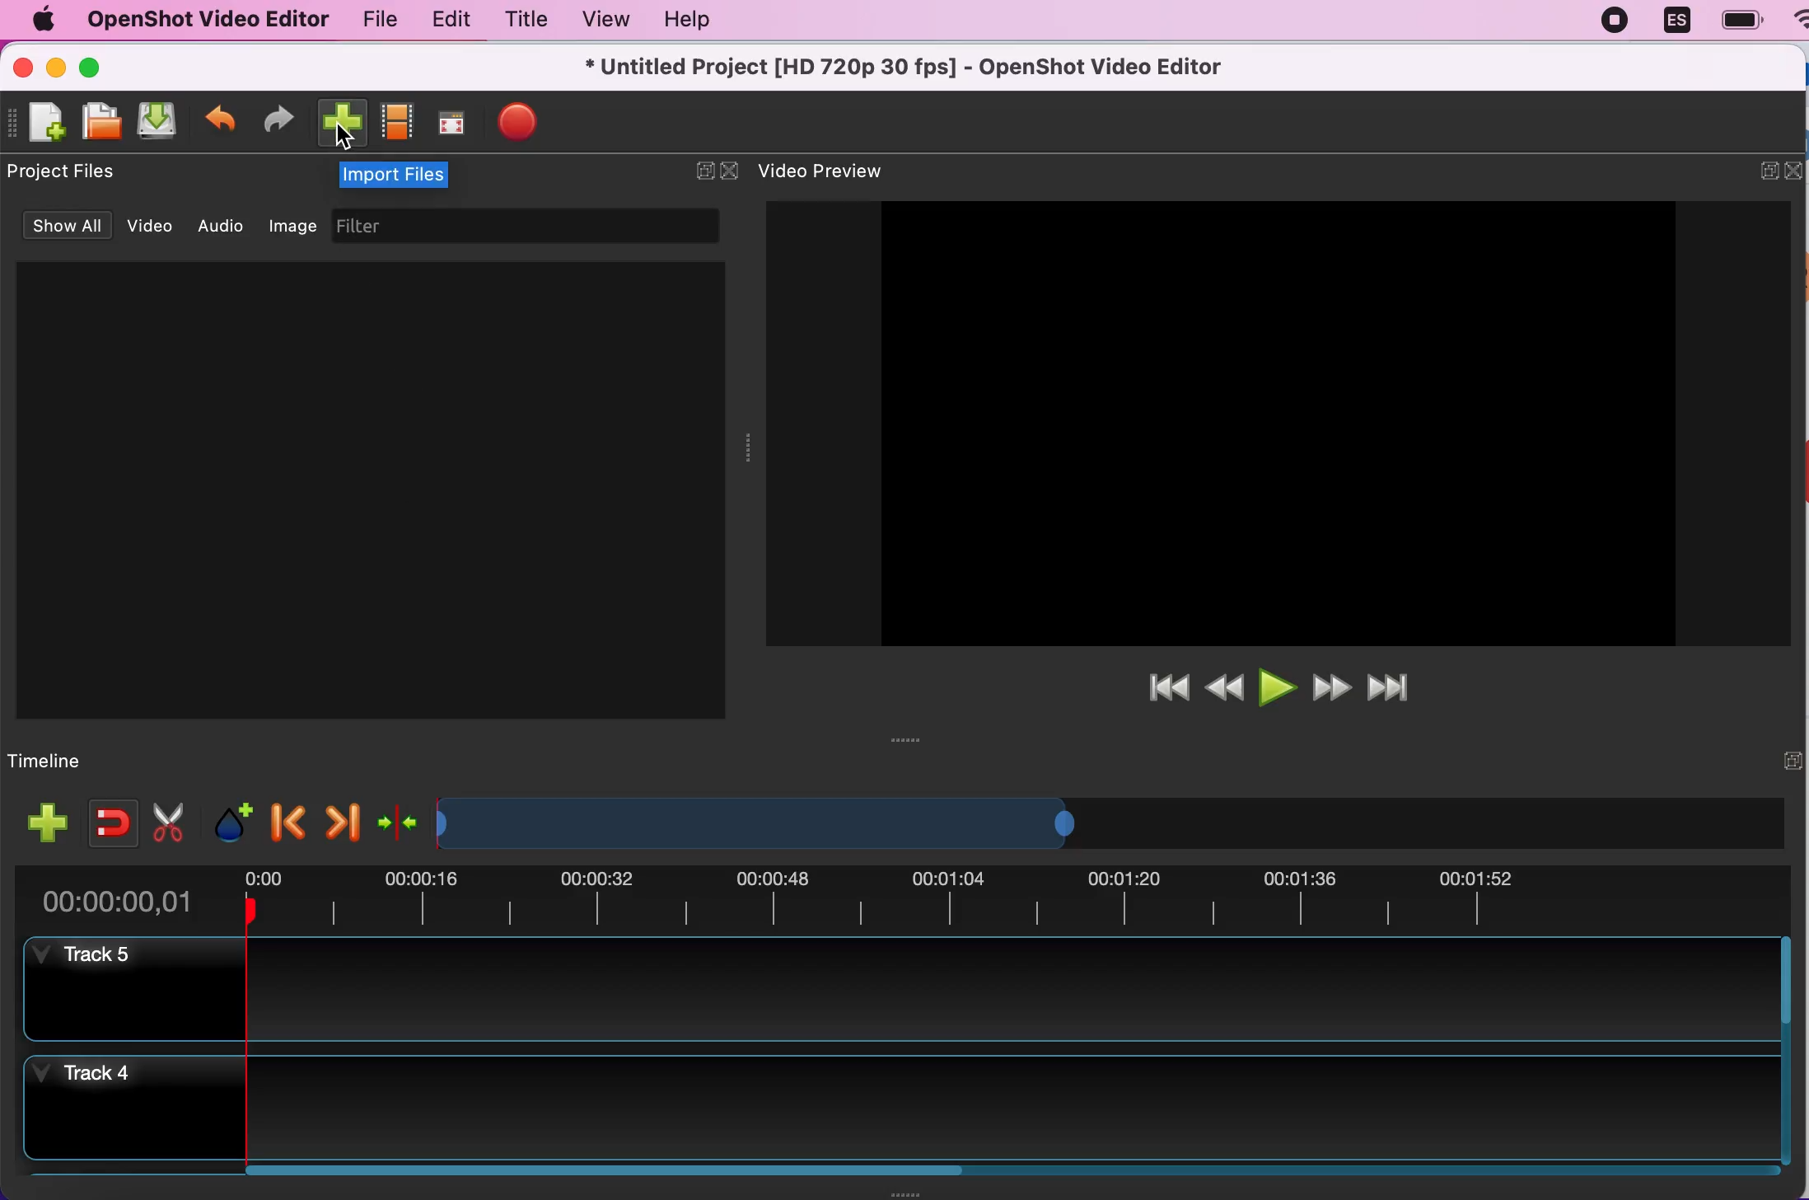  I want to click on import files, so click(401, 175).